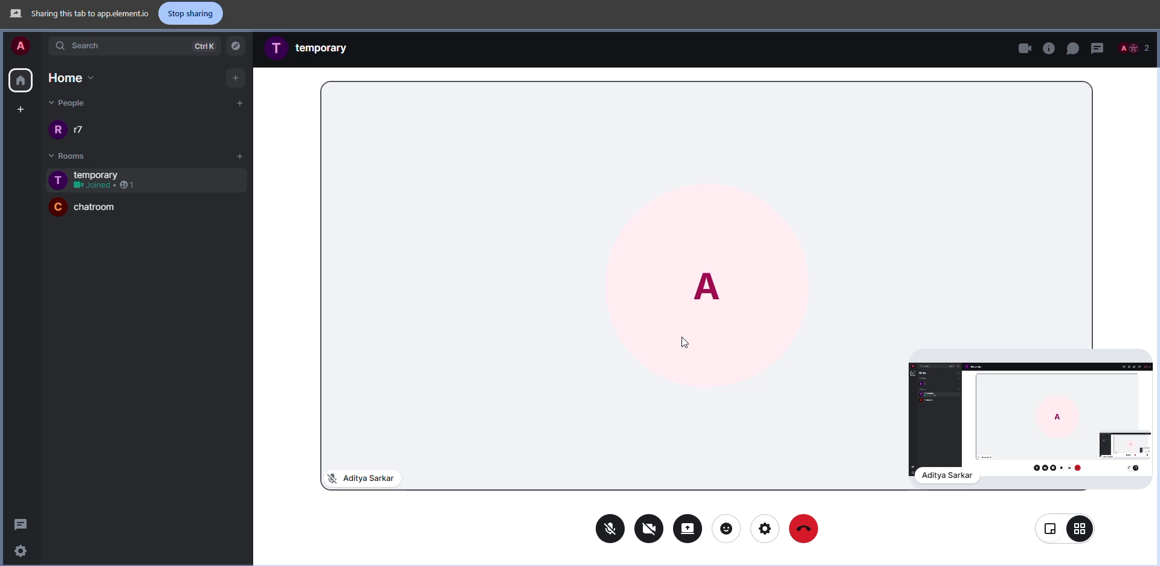 This screenshot has width=1160, height=566. I want to click on search, so click(94, 44).